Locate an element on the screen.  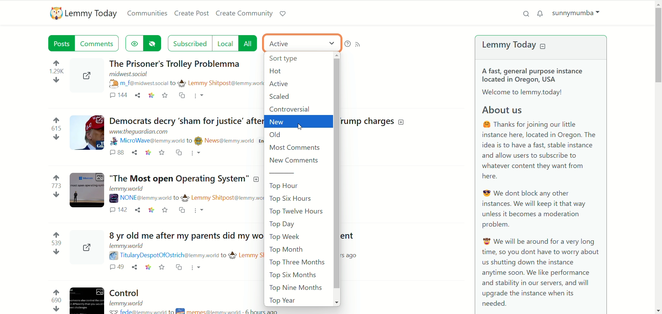
"The Most open Operating System" is located at coordinates (184, 178).